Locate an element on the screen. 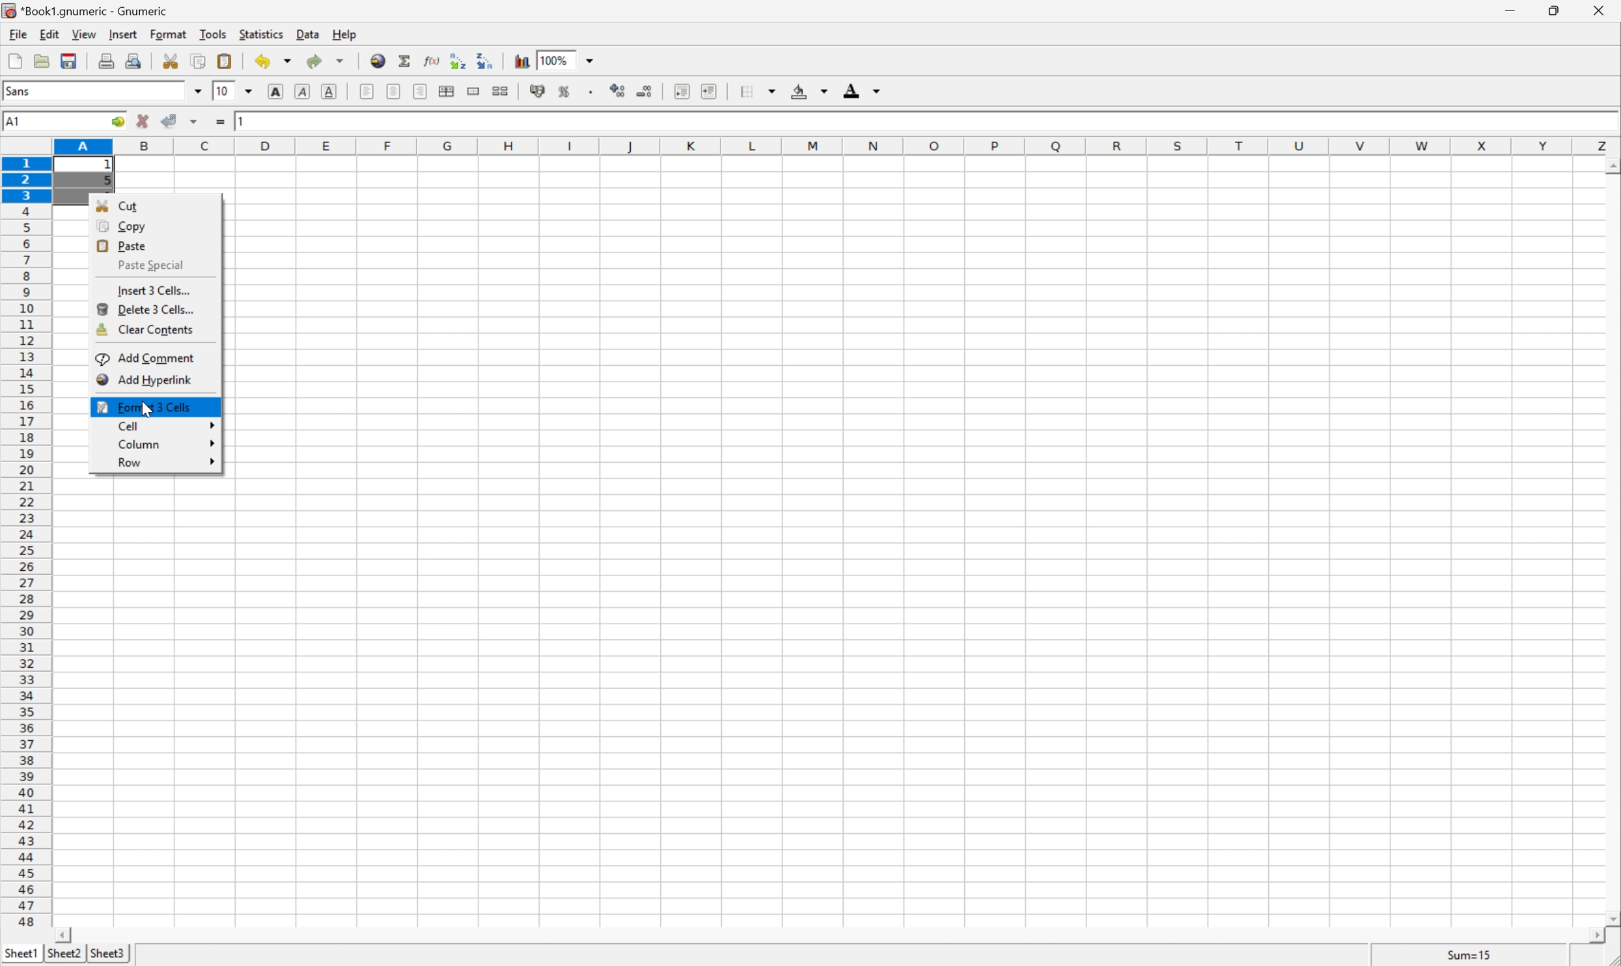 This screenshot has width=1621, height=966. save current workbook is located at coordinates (69, 61).